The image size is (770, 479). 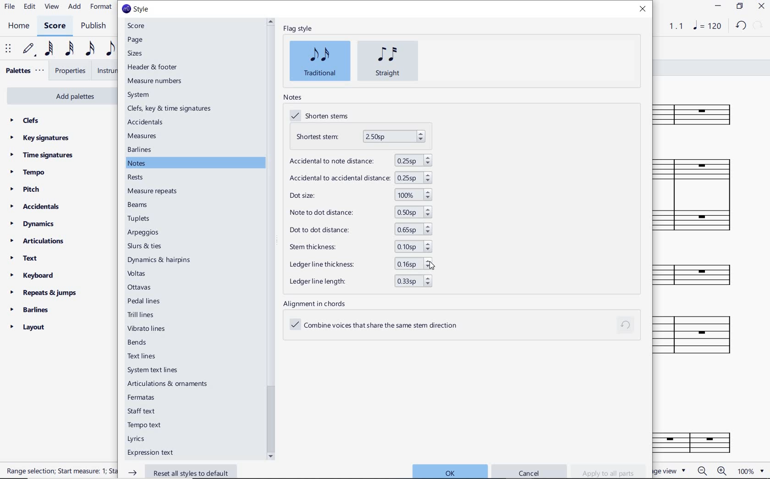 What do you see at coordinates (148, 329) in the screenshot?
I see `vibrato lines` at bounding box center [148, 329].